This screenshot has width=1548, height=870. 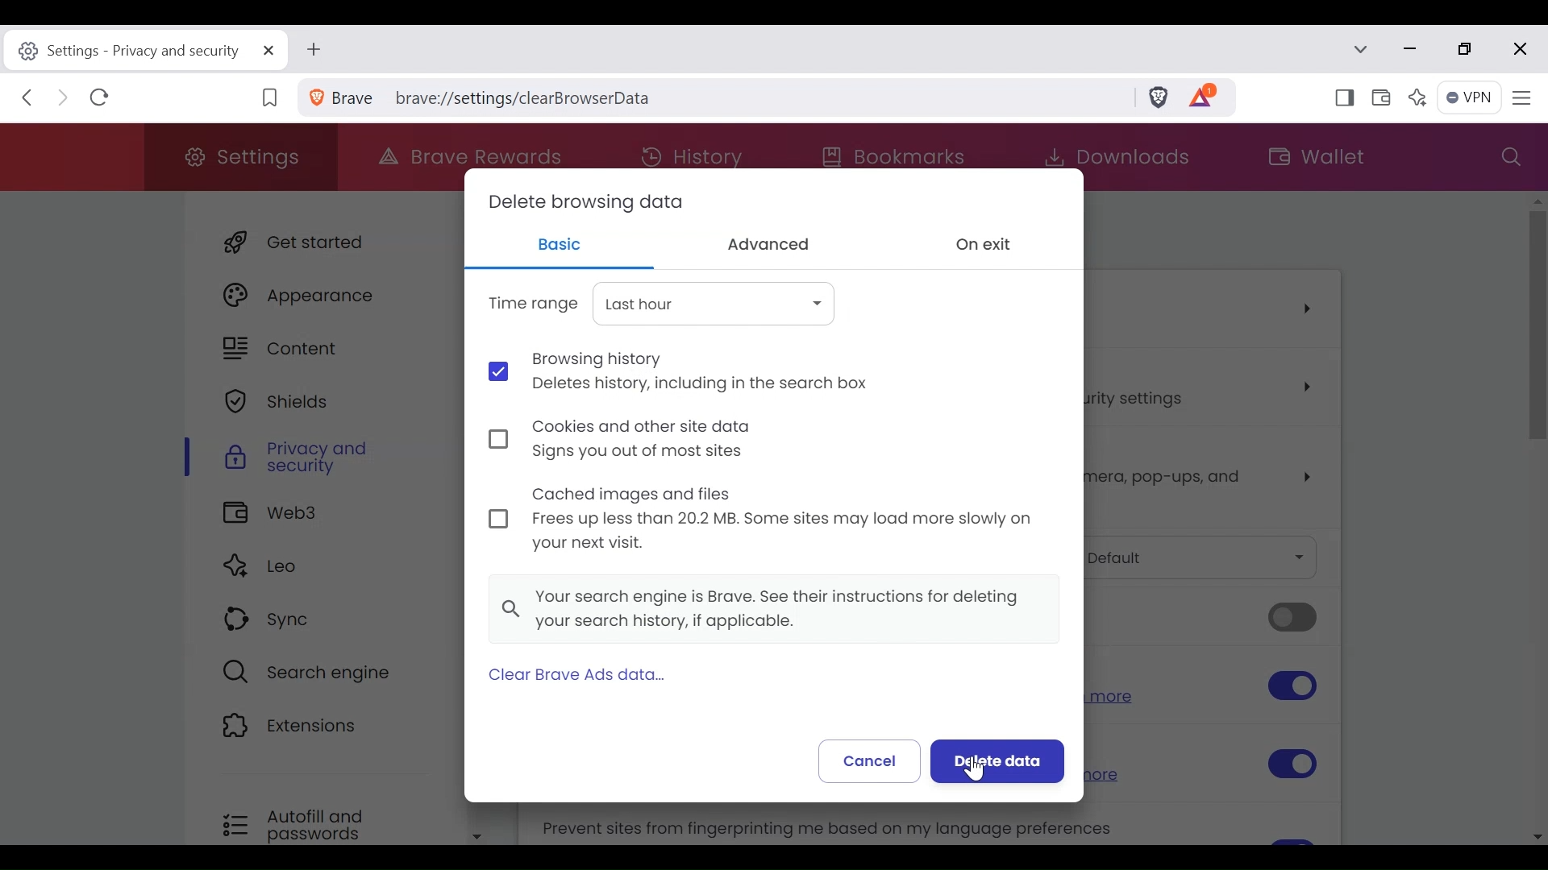 What do you see at coordinates (318, 622) in the screenshot?
I see `Sync` at bounding box center [318, 622].